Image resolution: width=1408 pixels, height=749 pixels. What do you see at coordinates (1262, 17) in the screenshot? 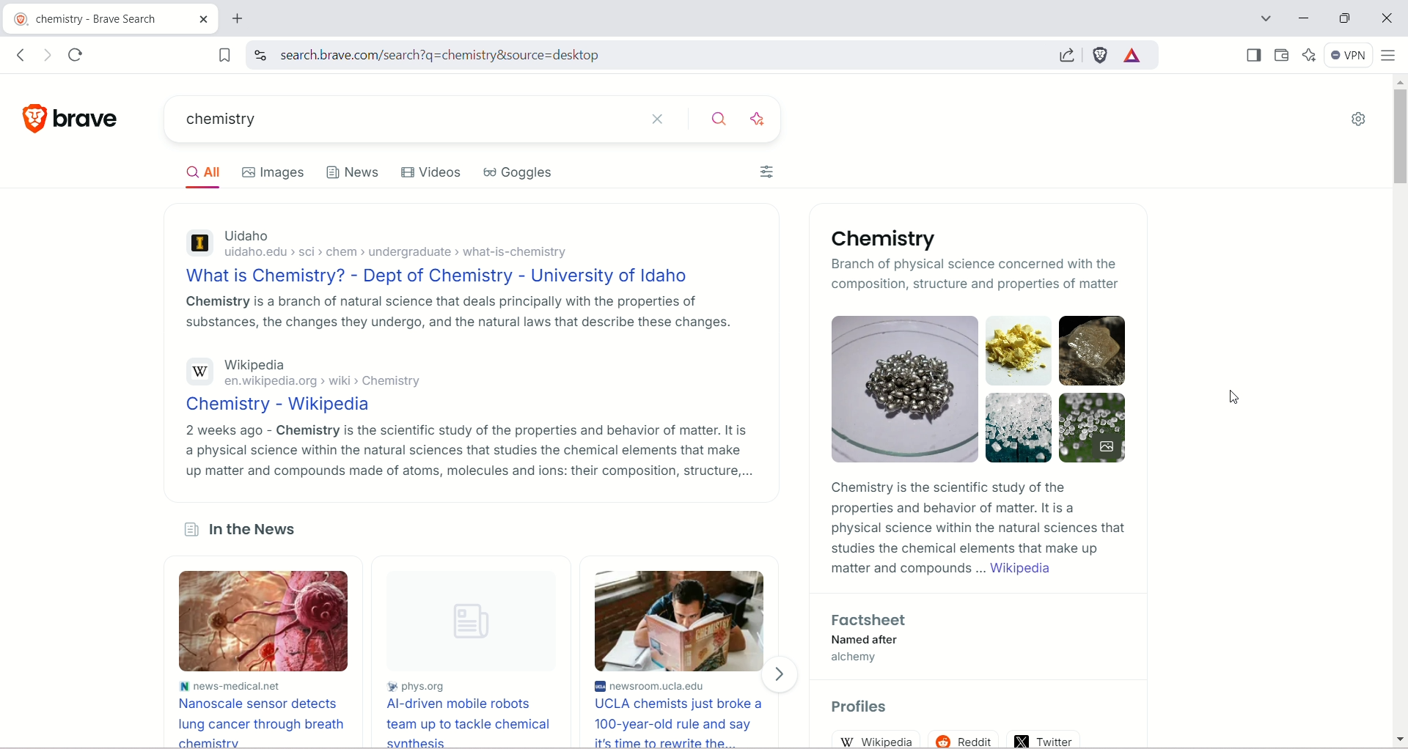
I see `SEARCH TABS` at bounding box center [1262, 17].